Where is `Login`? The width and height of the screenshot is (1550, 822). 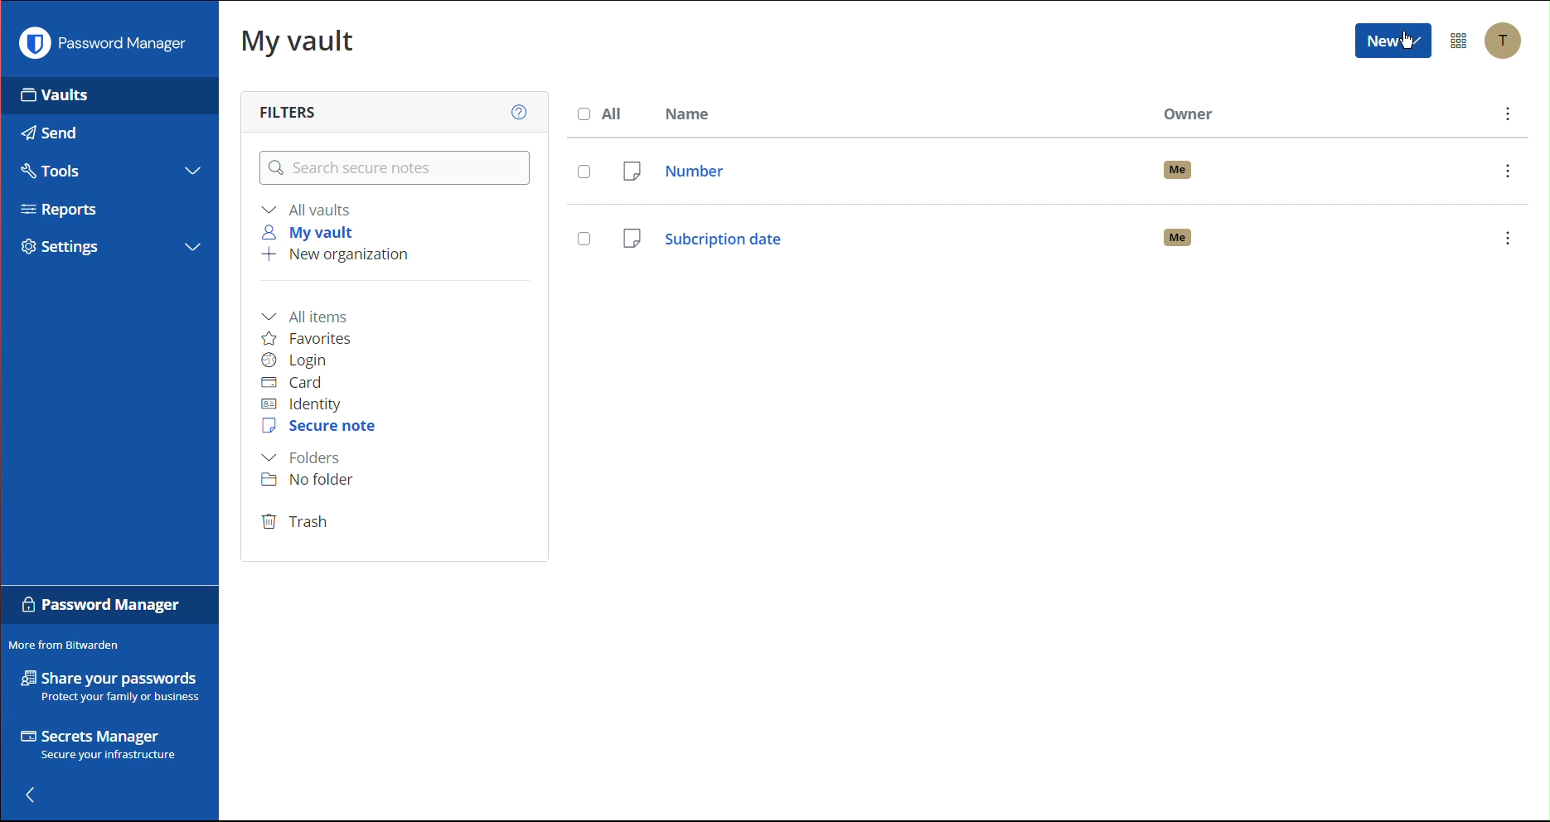
Login is located at coordinates (298, 360).